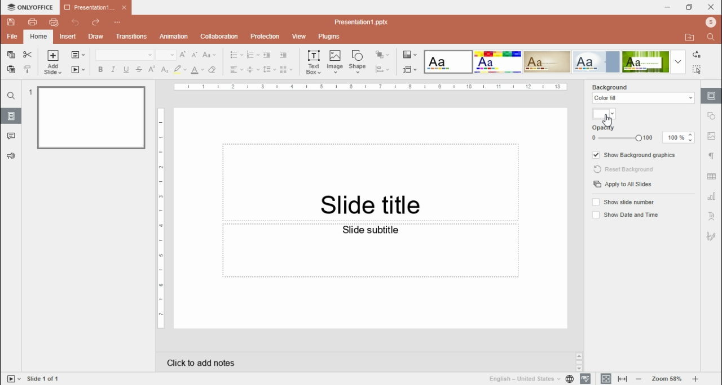 This screenshot has width=722, height=385. Describe the element at coordinates (711, 7) in the screenshot. I see `close window` at that location.